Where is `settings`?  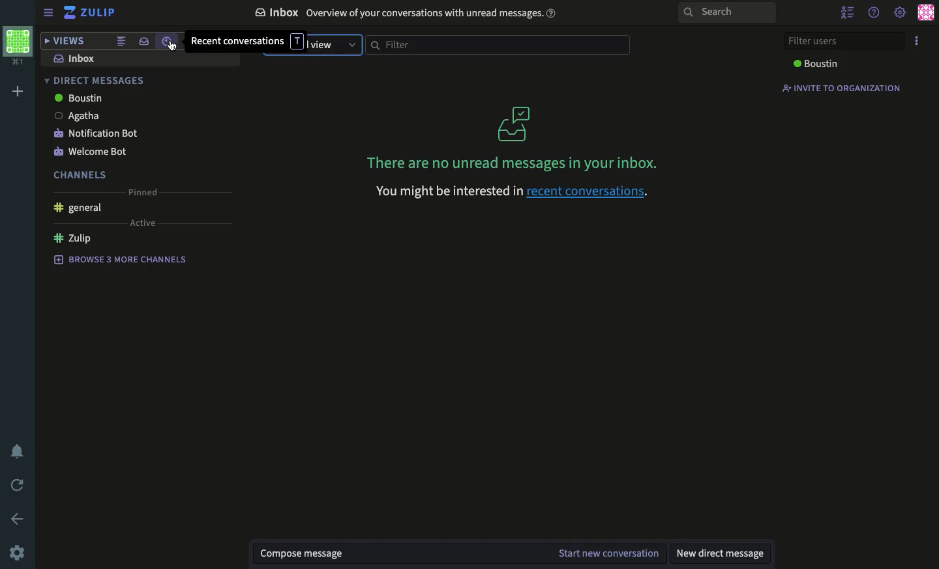
settings is located at coordinates (901, 12).